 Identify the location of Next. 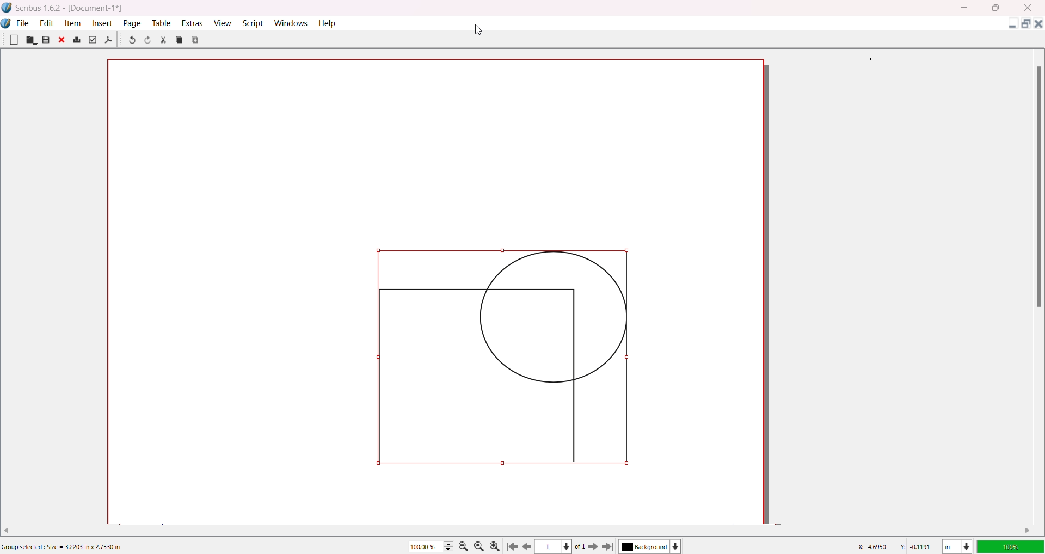
(590, 546).